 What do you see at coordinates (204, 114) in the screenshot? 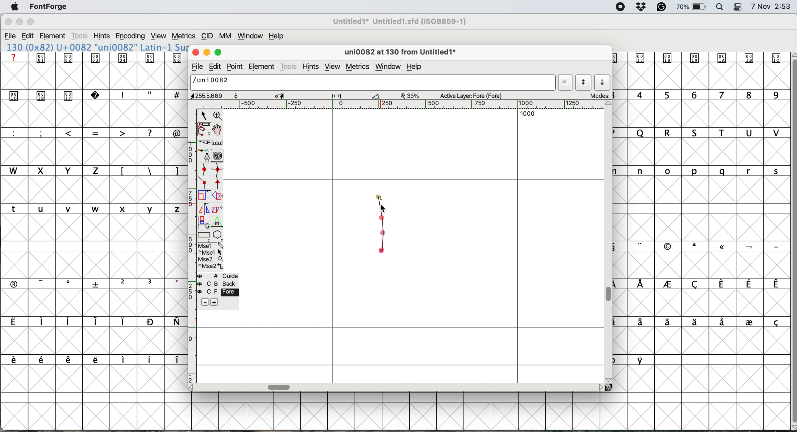
I see `select` at bounding box center [204, 114].